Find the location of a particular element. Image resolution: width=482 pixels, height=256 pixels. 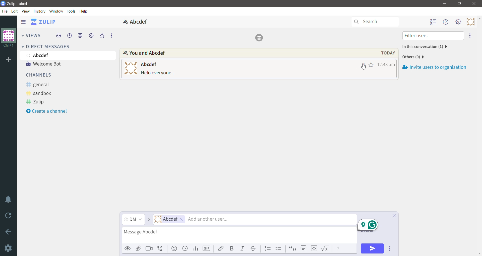

Add voice call is located at coordinates (161, 249).